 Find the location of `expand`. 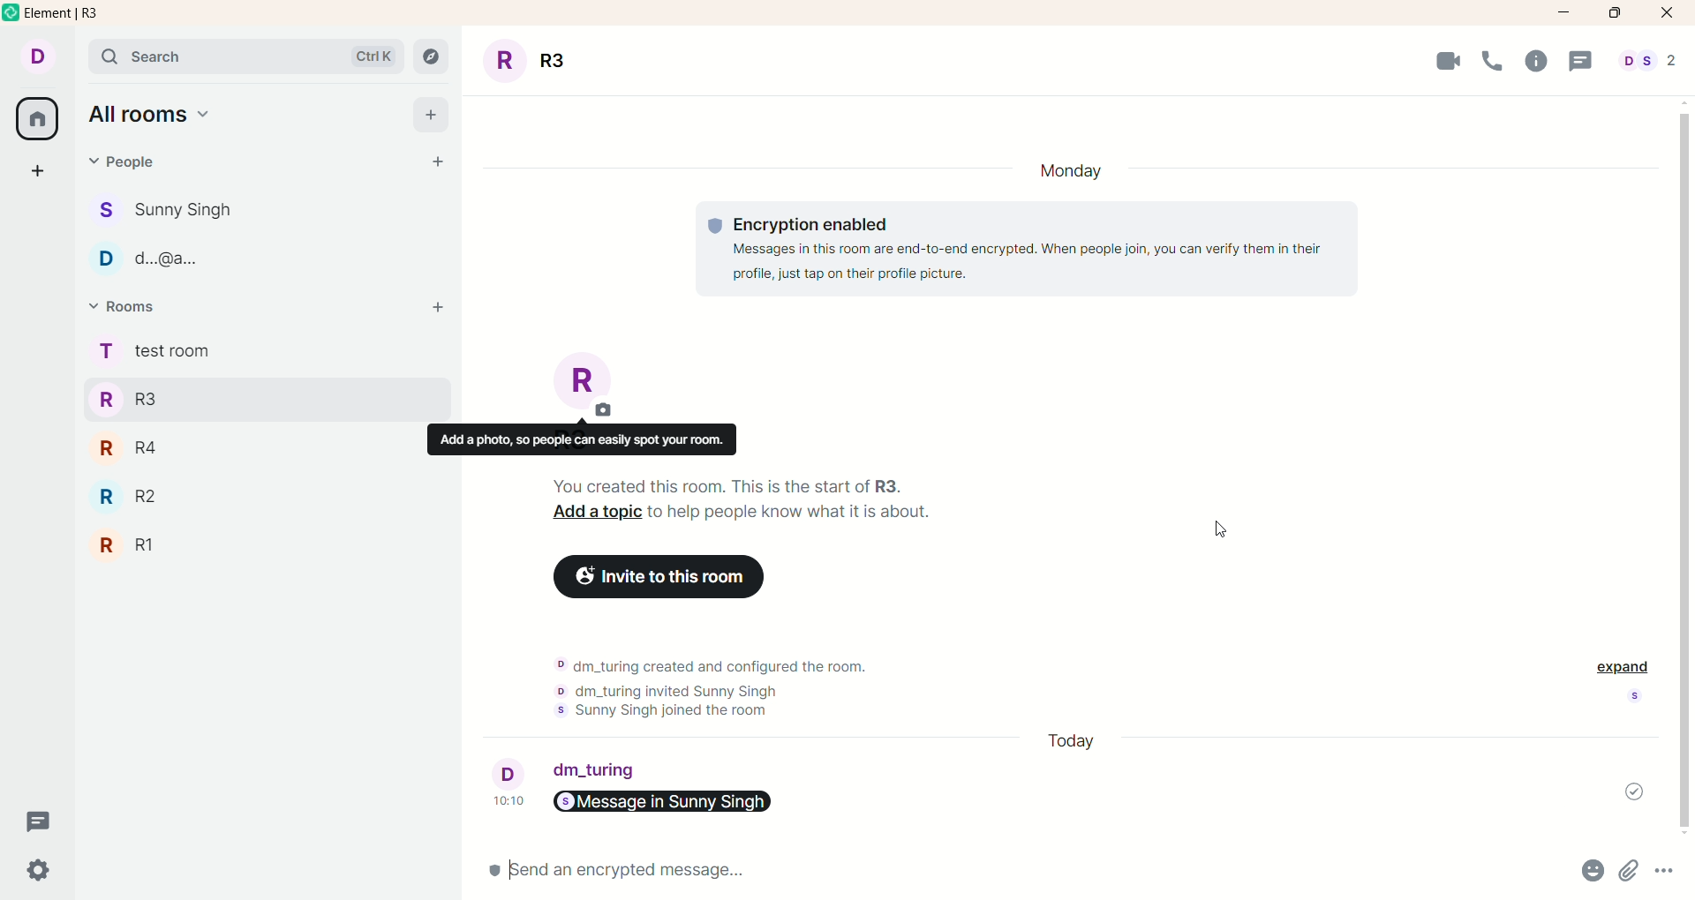

expand is located at coordinates (1623, 667).